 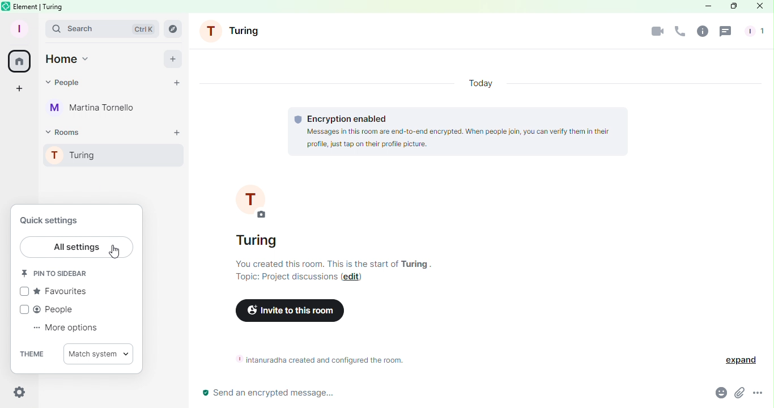 I want to click on Search rooms, so click(x=171, y=28).